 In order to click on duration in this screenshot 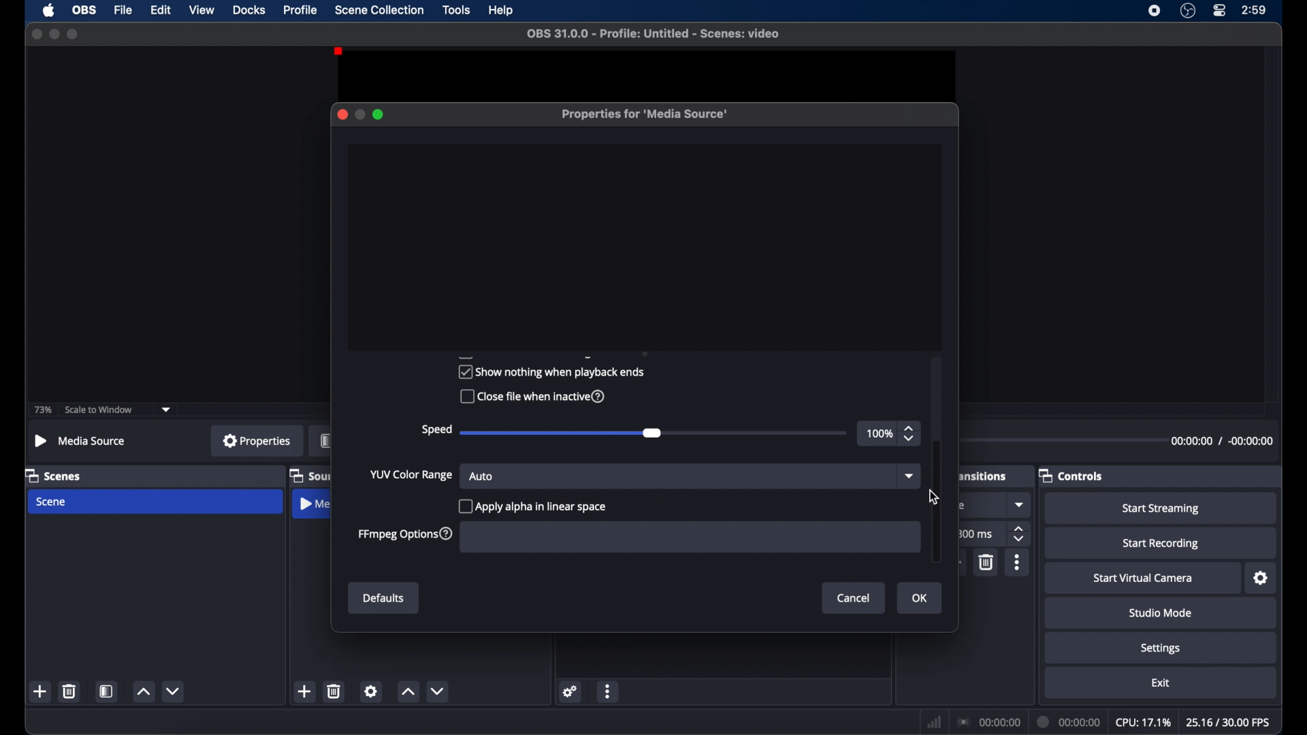, I will do `click(1069, 722)`.